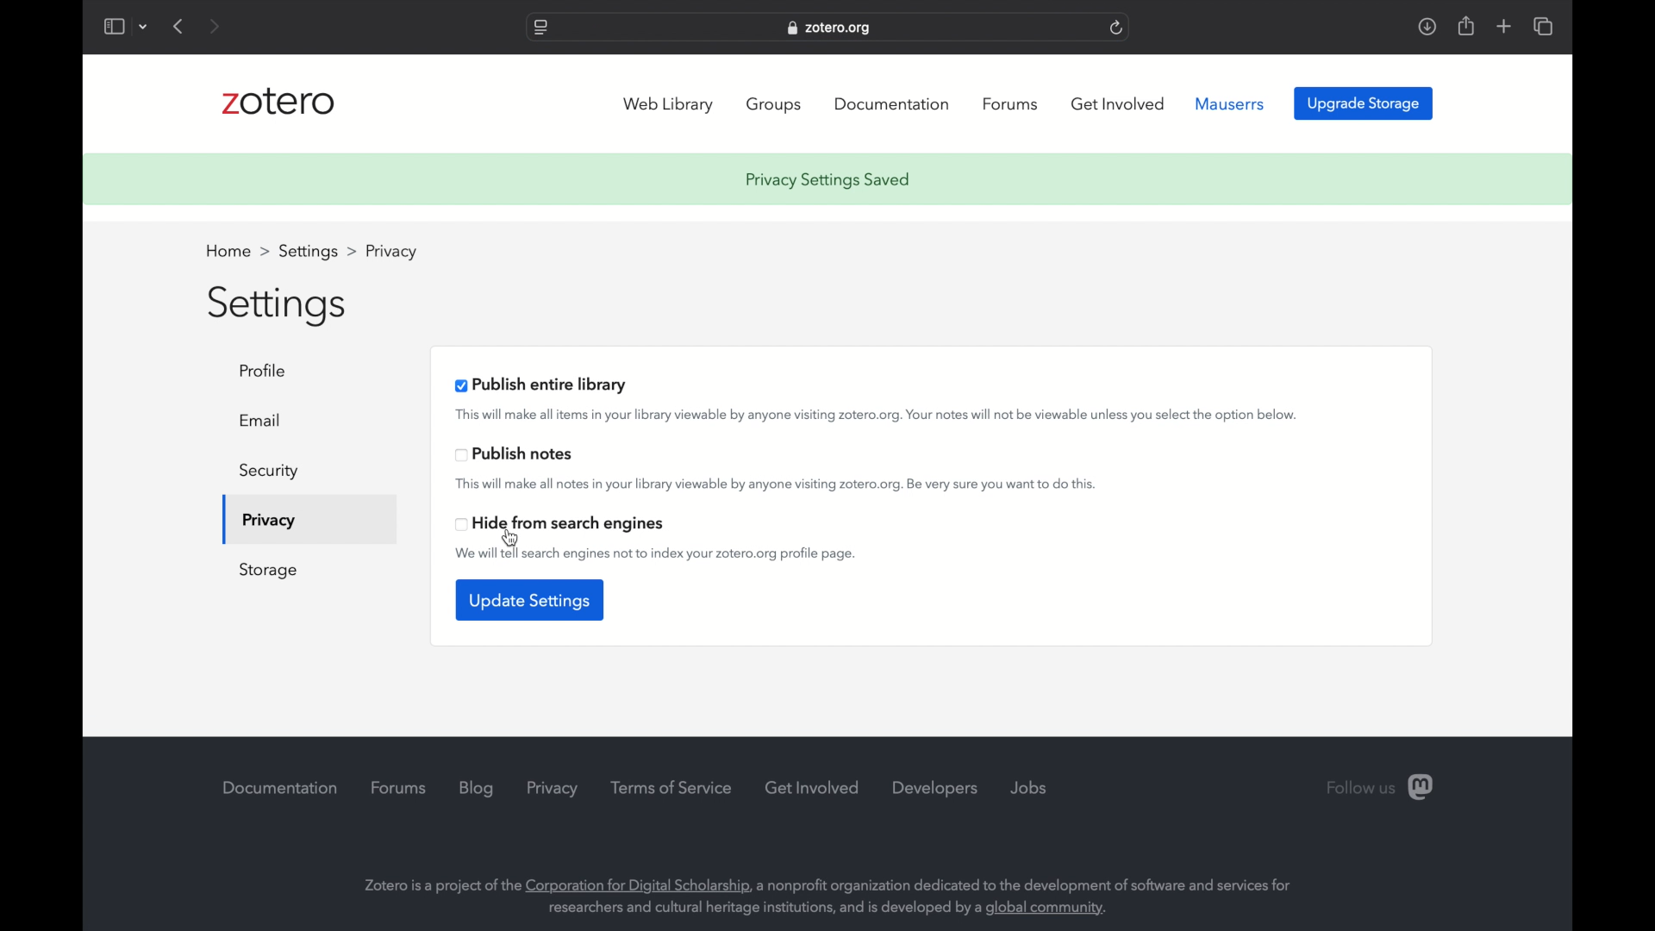 The width and height of the screenshot is (1655, 931). Describe the element at coordinates (144, 28) in the screenshot. I see `dropdown` at that location.